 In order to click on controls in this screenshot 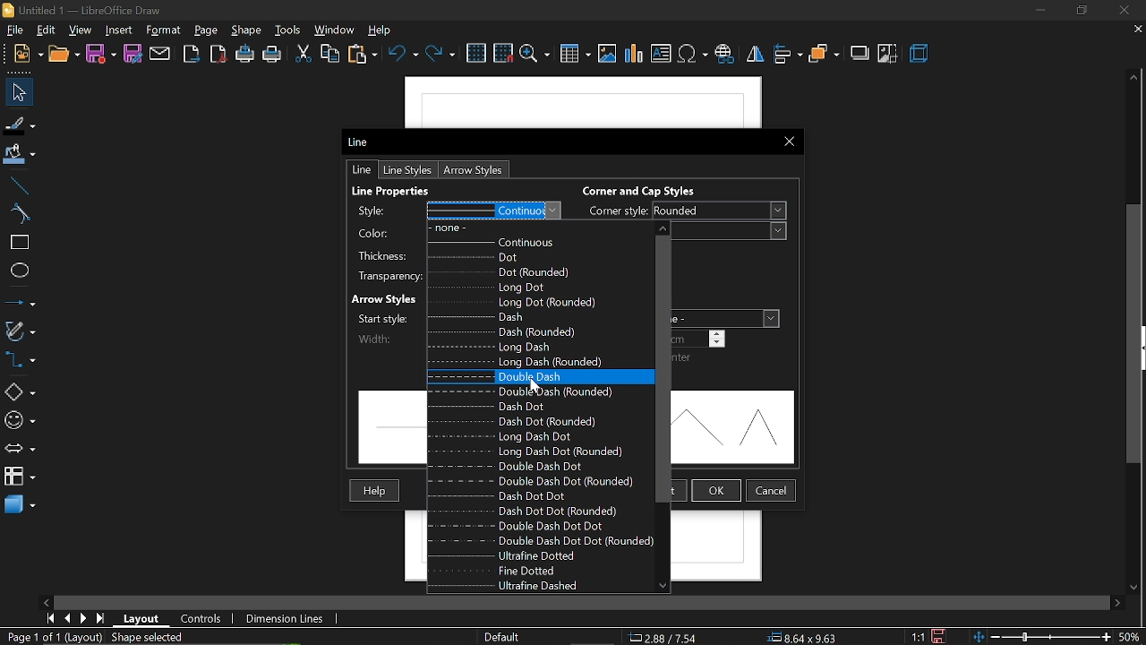, I will do `click(200, 618)`.